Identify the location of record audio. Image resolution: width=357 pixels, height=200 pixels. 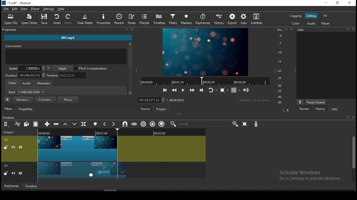
(257, 124).